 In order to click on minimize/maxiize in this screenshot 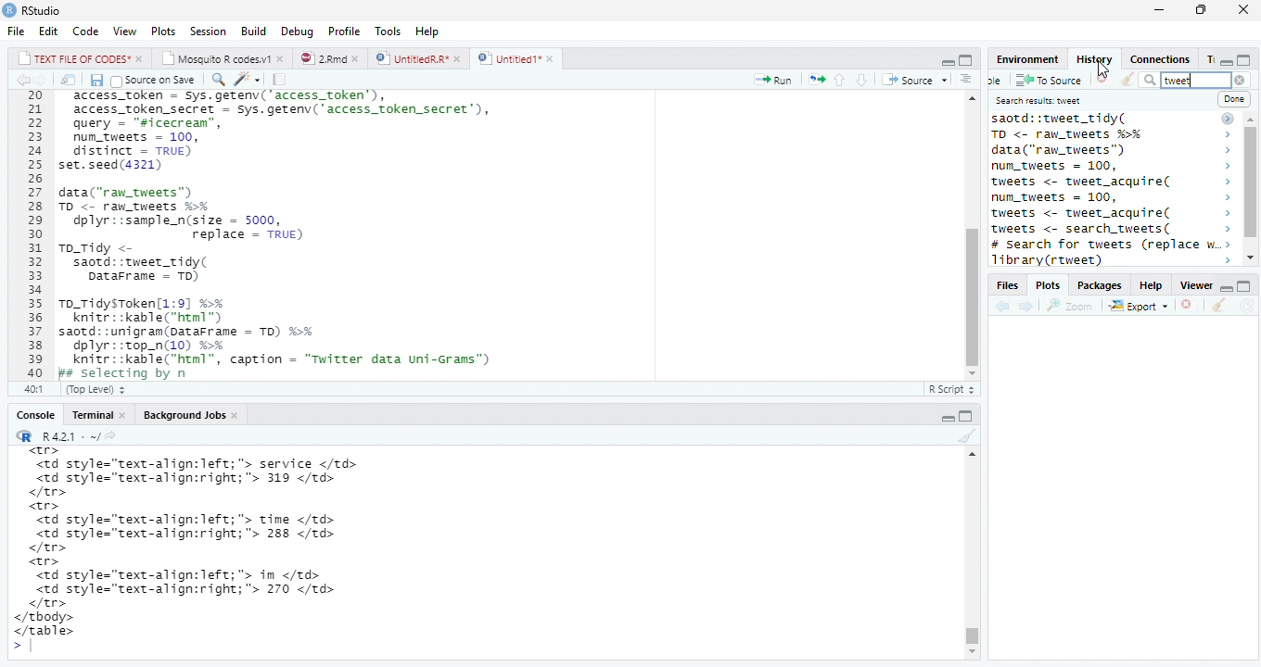, I will do `click(959, 414)`.